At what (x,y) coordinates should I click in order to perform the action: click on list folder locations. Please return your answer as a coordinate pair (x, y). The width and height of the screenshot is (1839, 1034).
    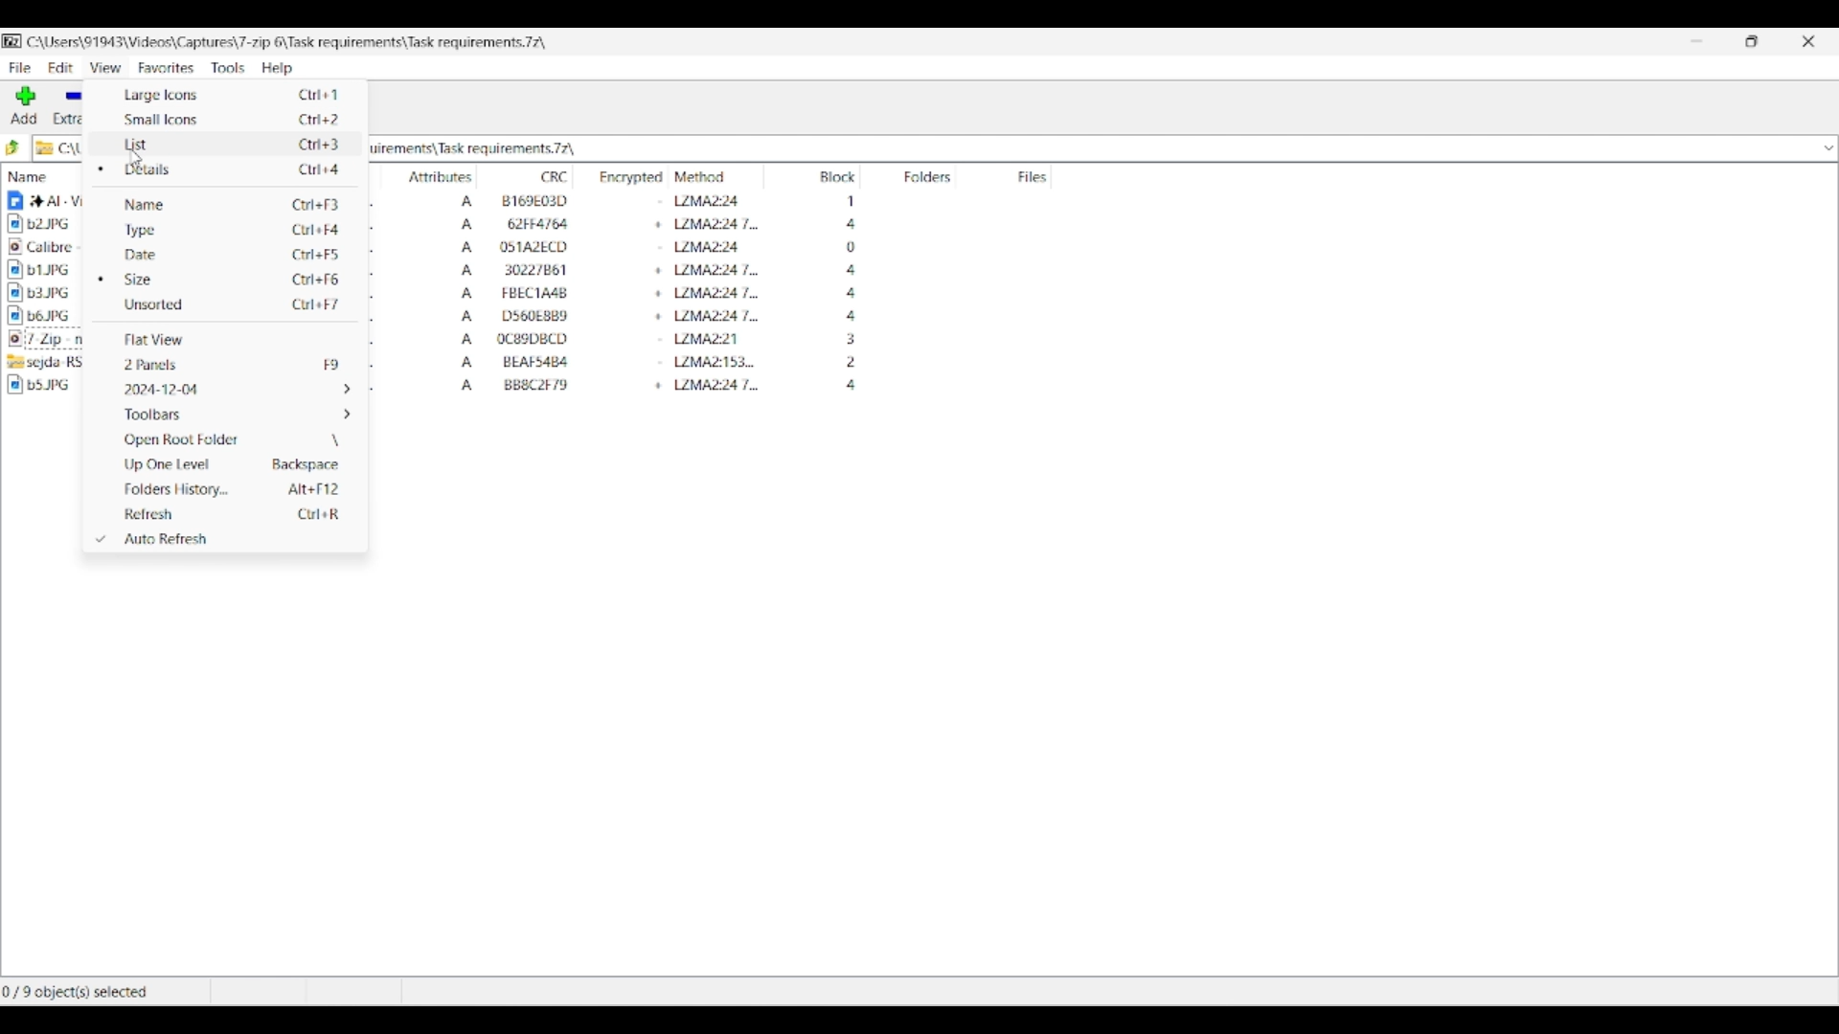
    Looking at the image, I should click on (1828, 148).